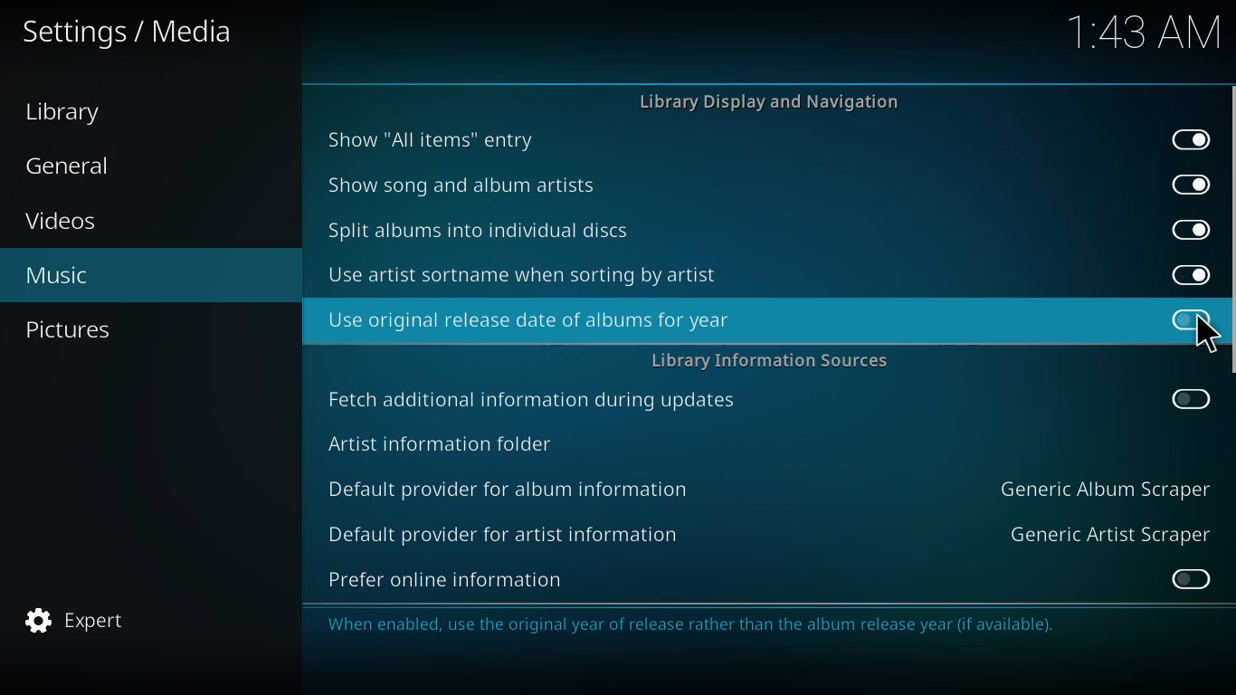 The image size is (1236, 695). Describe the element at coordinates (77, 165) in the screenshot. I see `general` at that location.